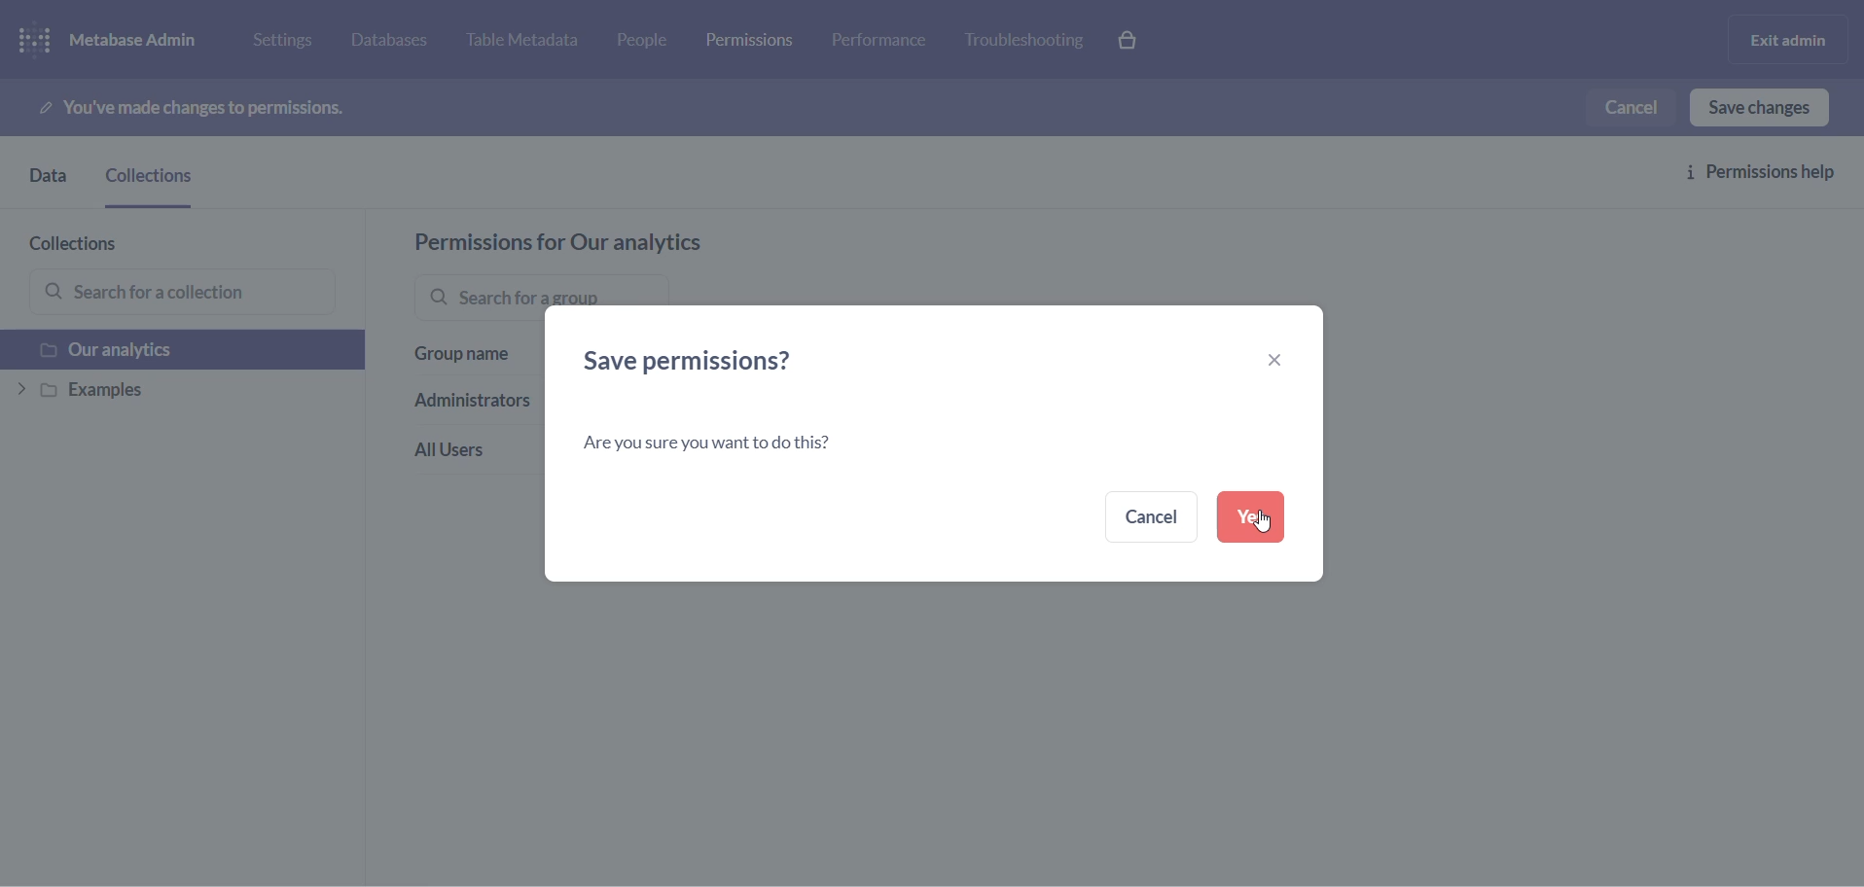 The width and height of the screenshot is (1864, 887). I want to click on table metadata, so click(531, 43).